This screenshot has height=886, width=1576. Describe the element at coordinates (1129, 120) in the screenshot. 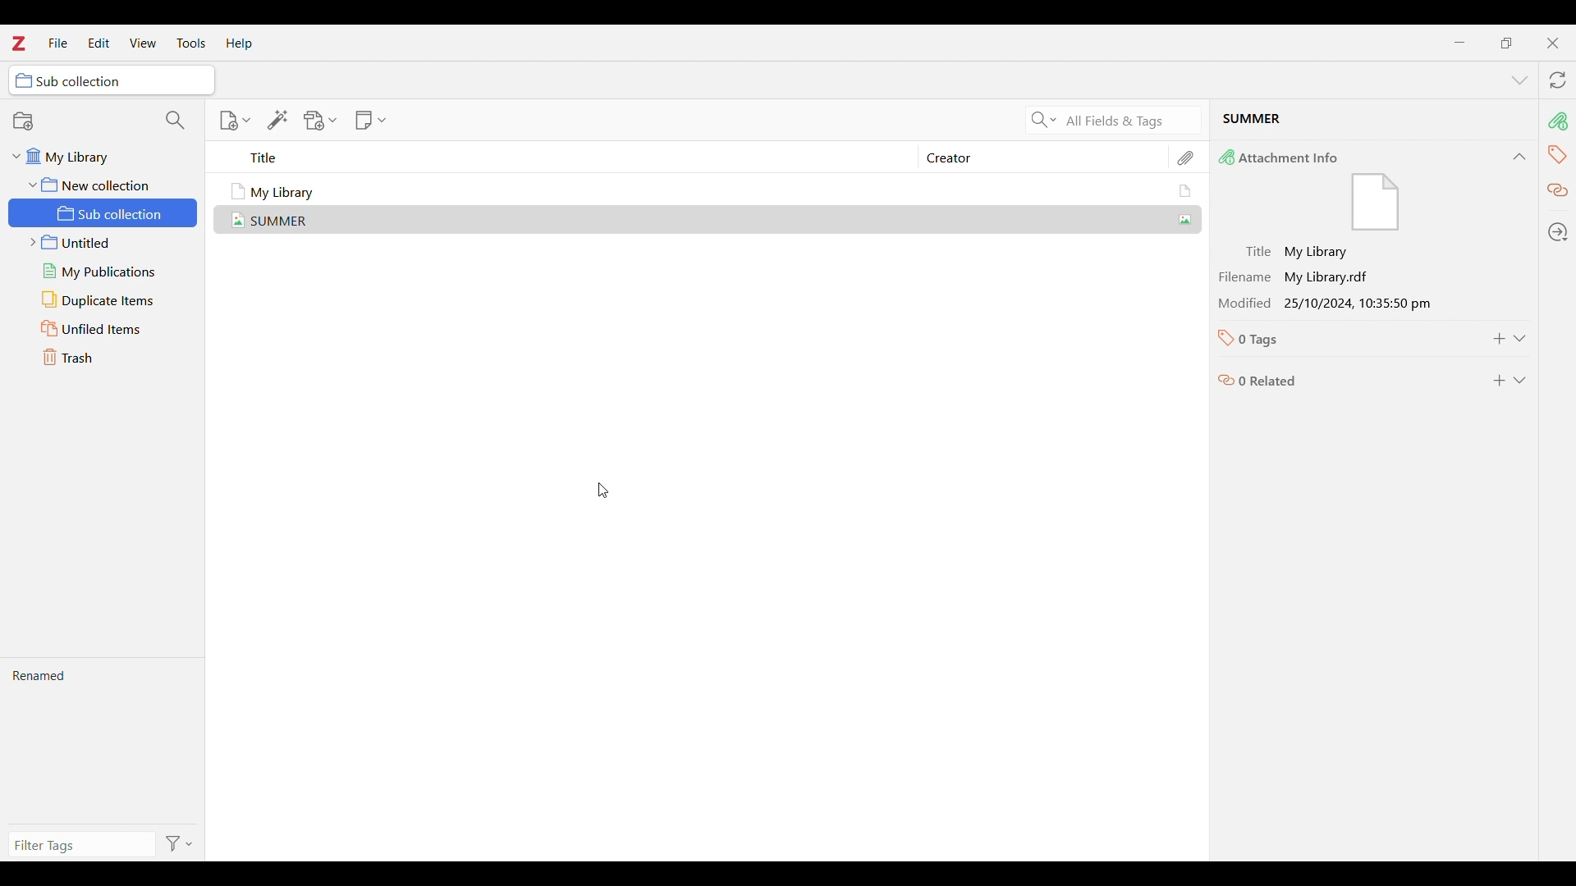

I see `Current search criteria` at that location.